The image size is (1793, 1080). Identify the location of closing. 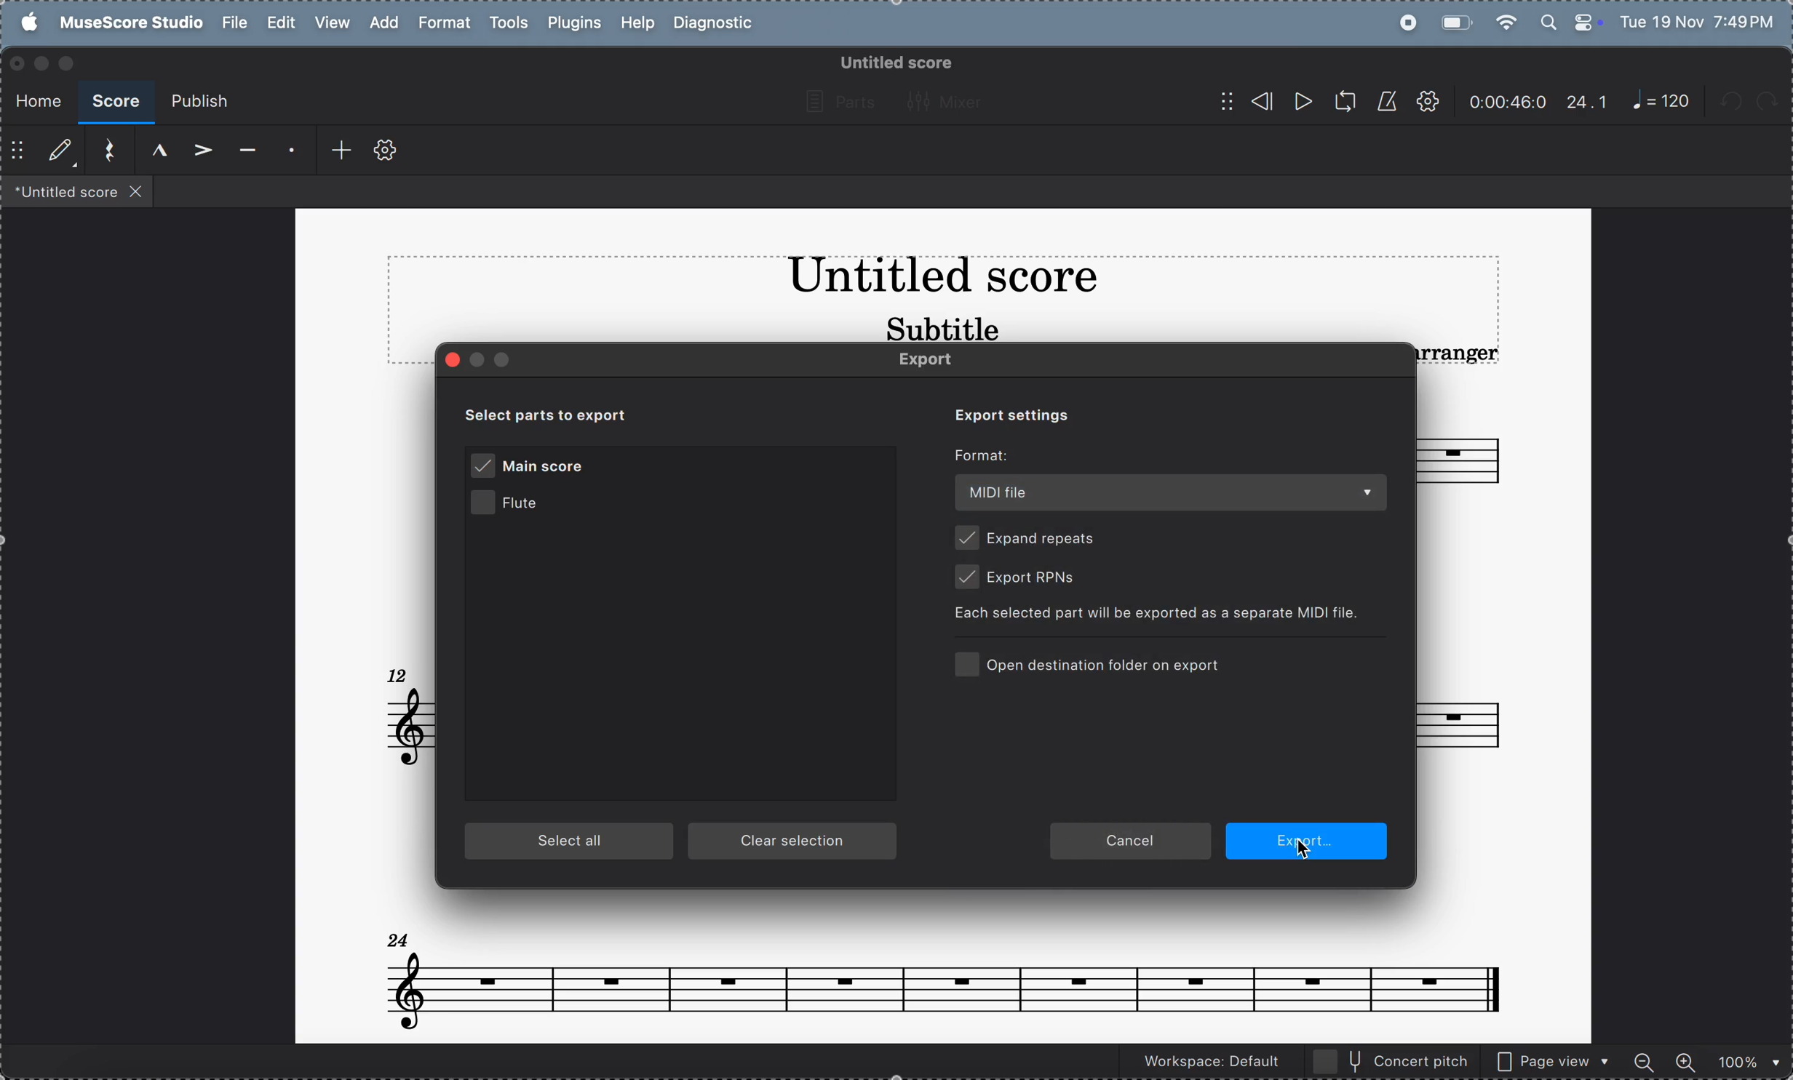
(17, 64).